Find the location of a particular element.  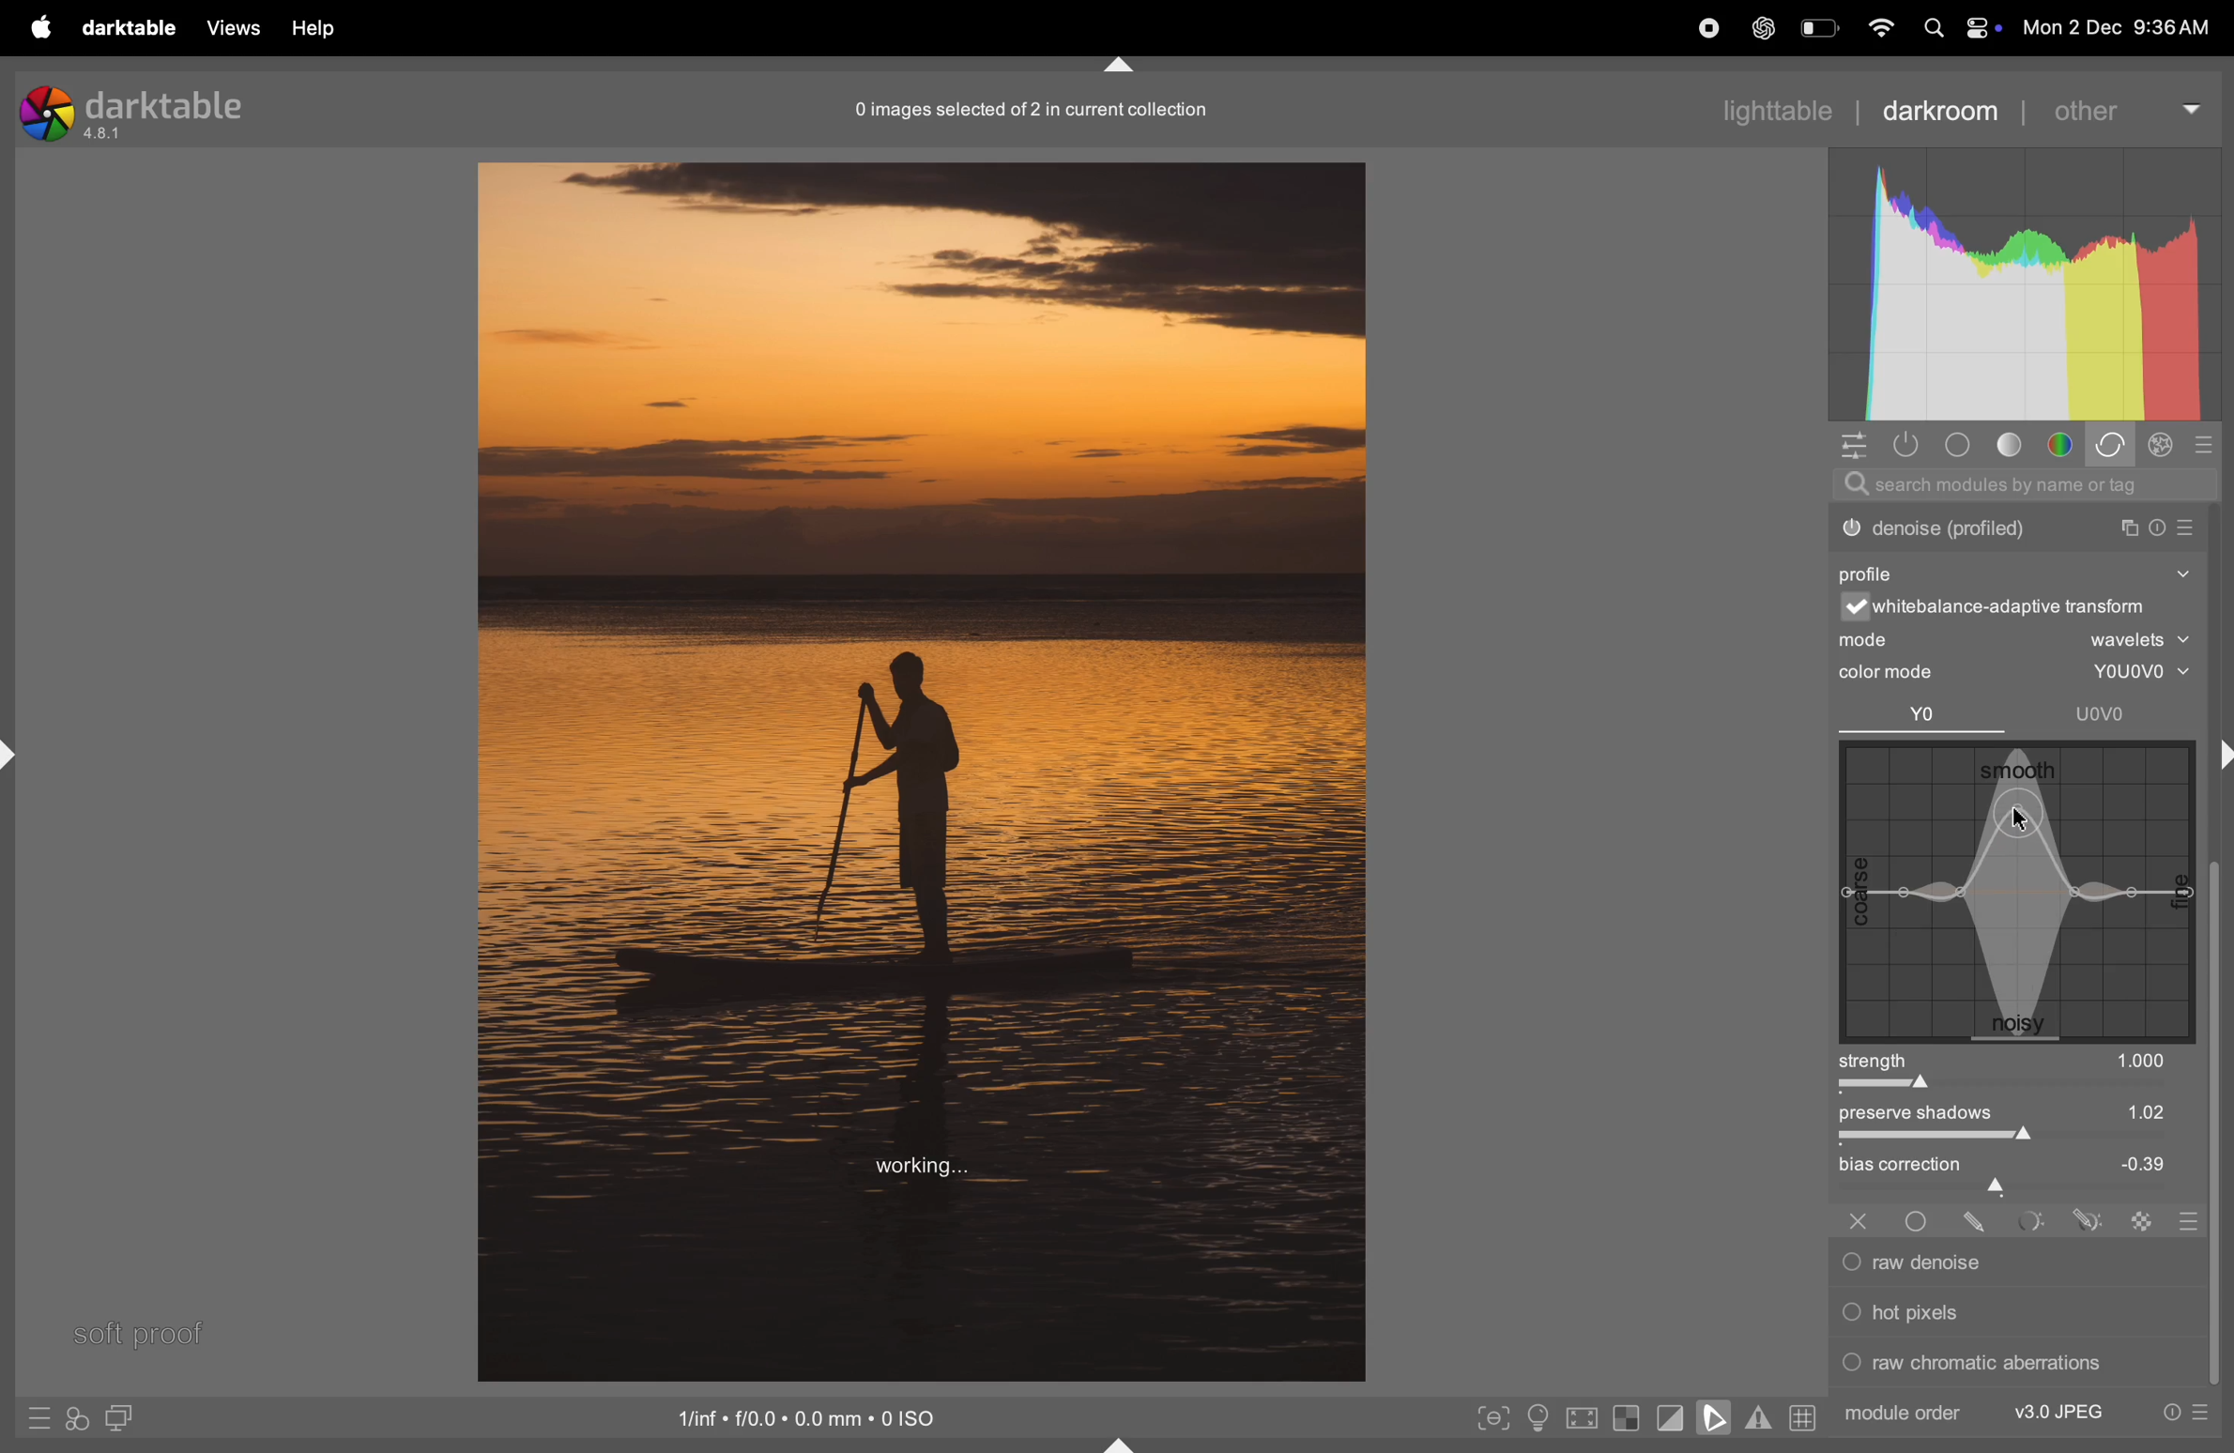

image is located at coordinates (921, 769).